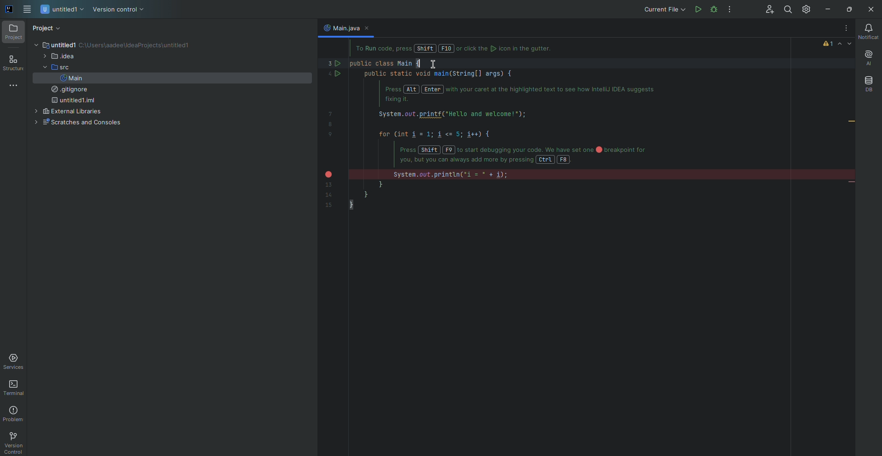 This screenshot has width=882, height=456. I want to click on .gitignore, so click(67, 90).